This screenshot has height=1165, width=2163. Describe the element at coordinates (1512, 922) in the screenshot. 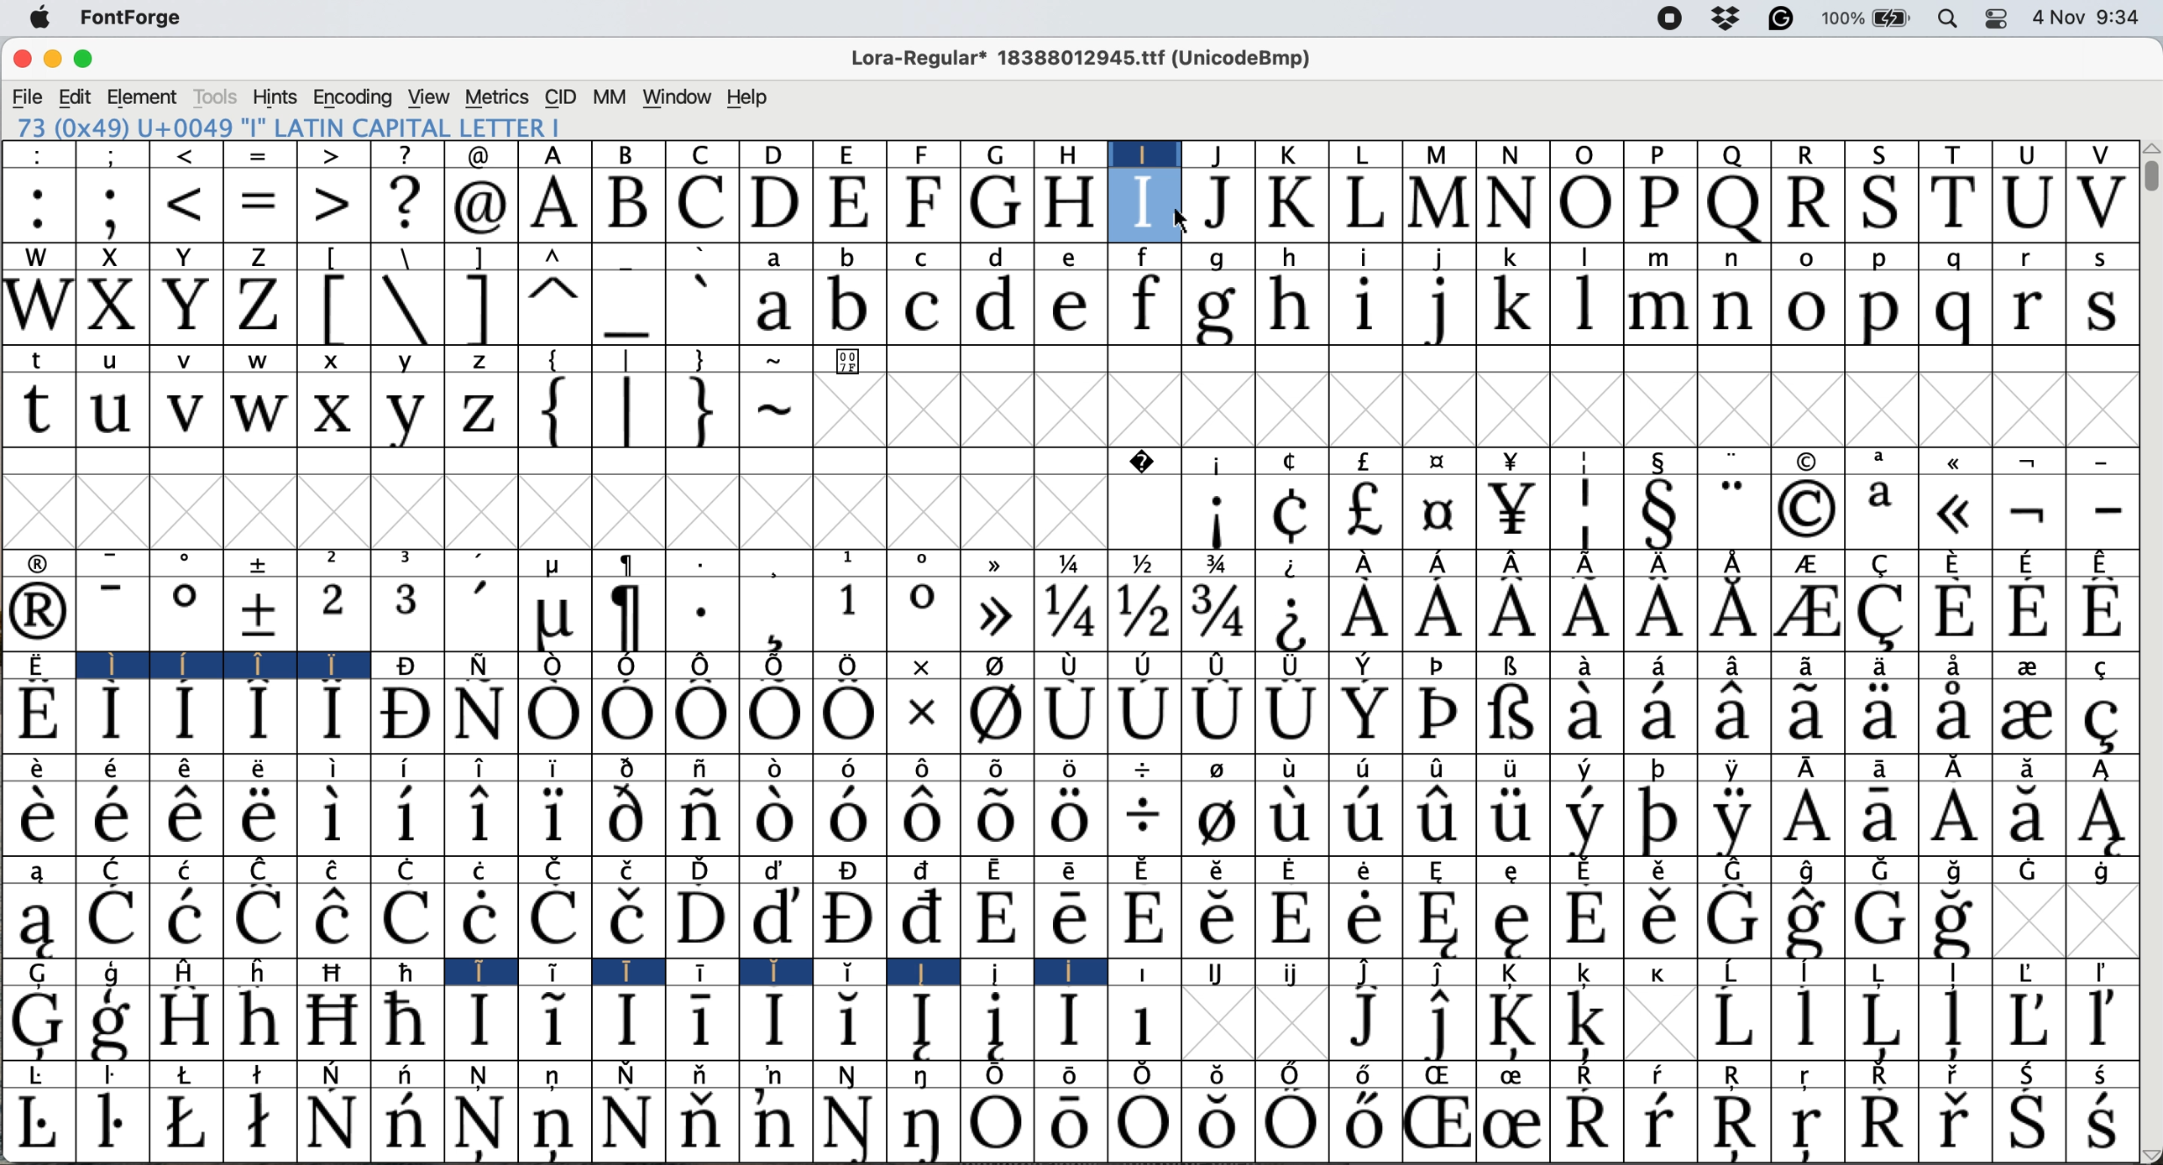

I see `Symbol` at that location.